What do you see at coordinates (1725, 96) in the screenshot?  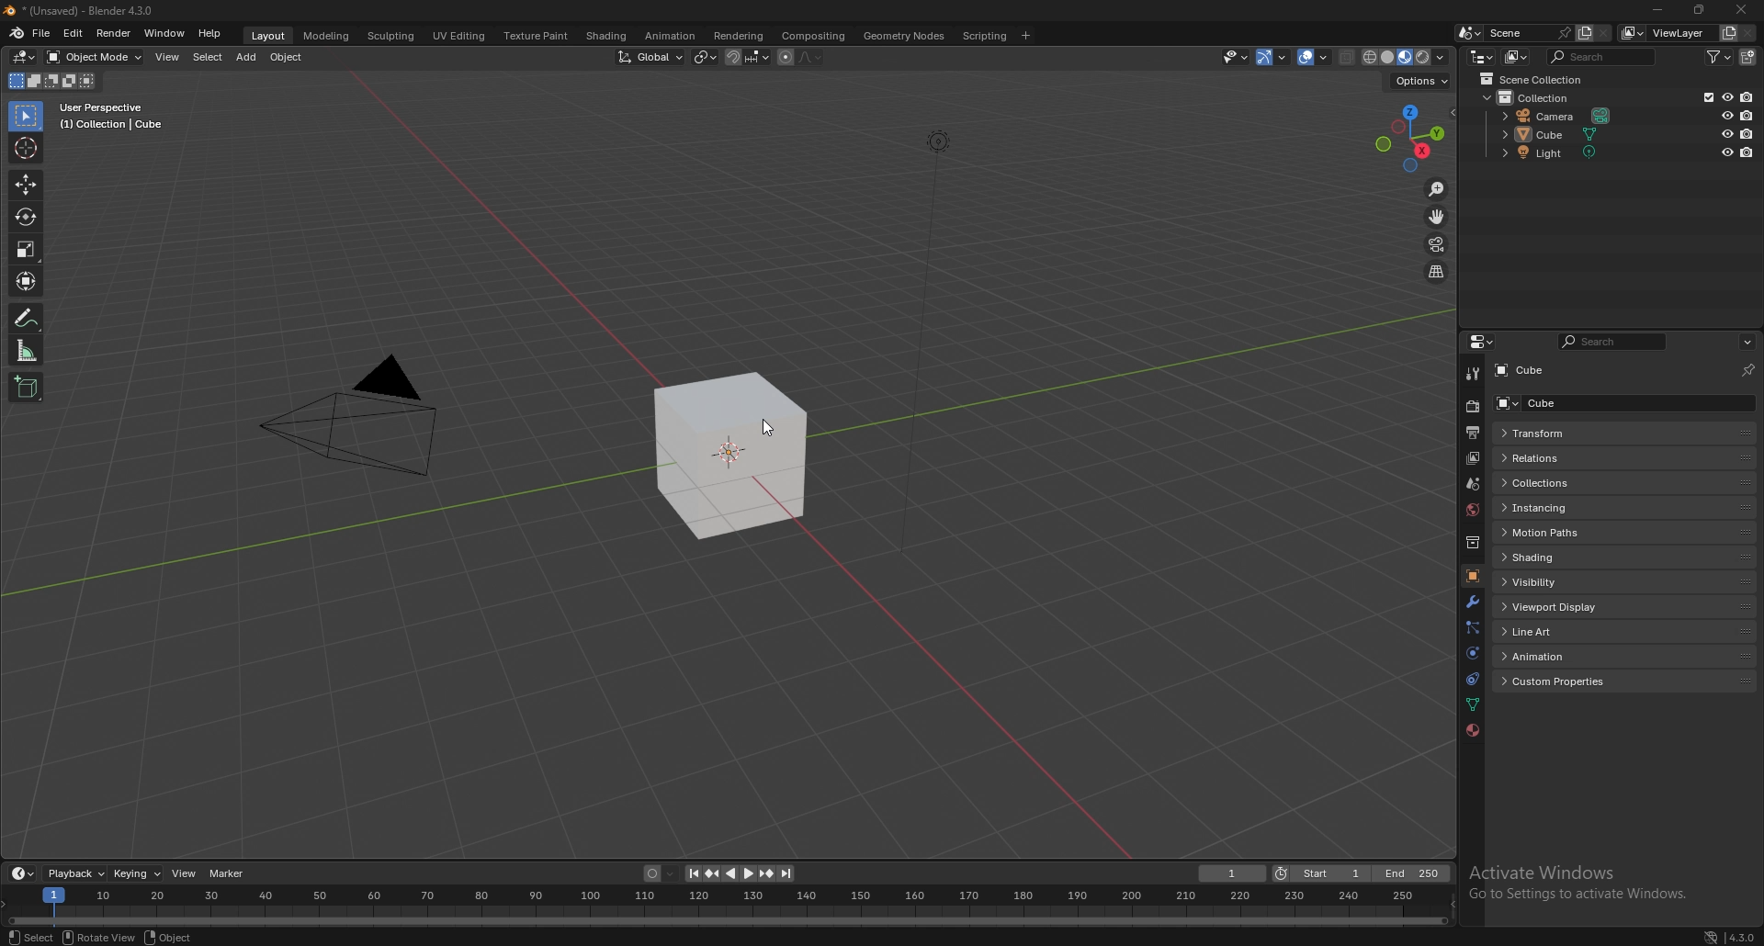 I see `hide in viewport` at bounding box center [1725, 96].